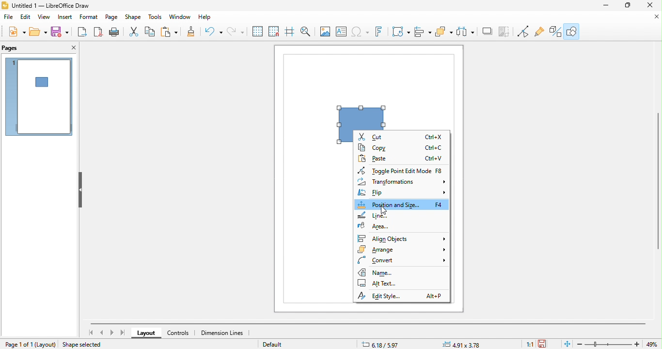 This screenshot has width=662, height=349. Describe the element at coordinates (609, 344) in the screenshot. I see `zoom` at that location.